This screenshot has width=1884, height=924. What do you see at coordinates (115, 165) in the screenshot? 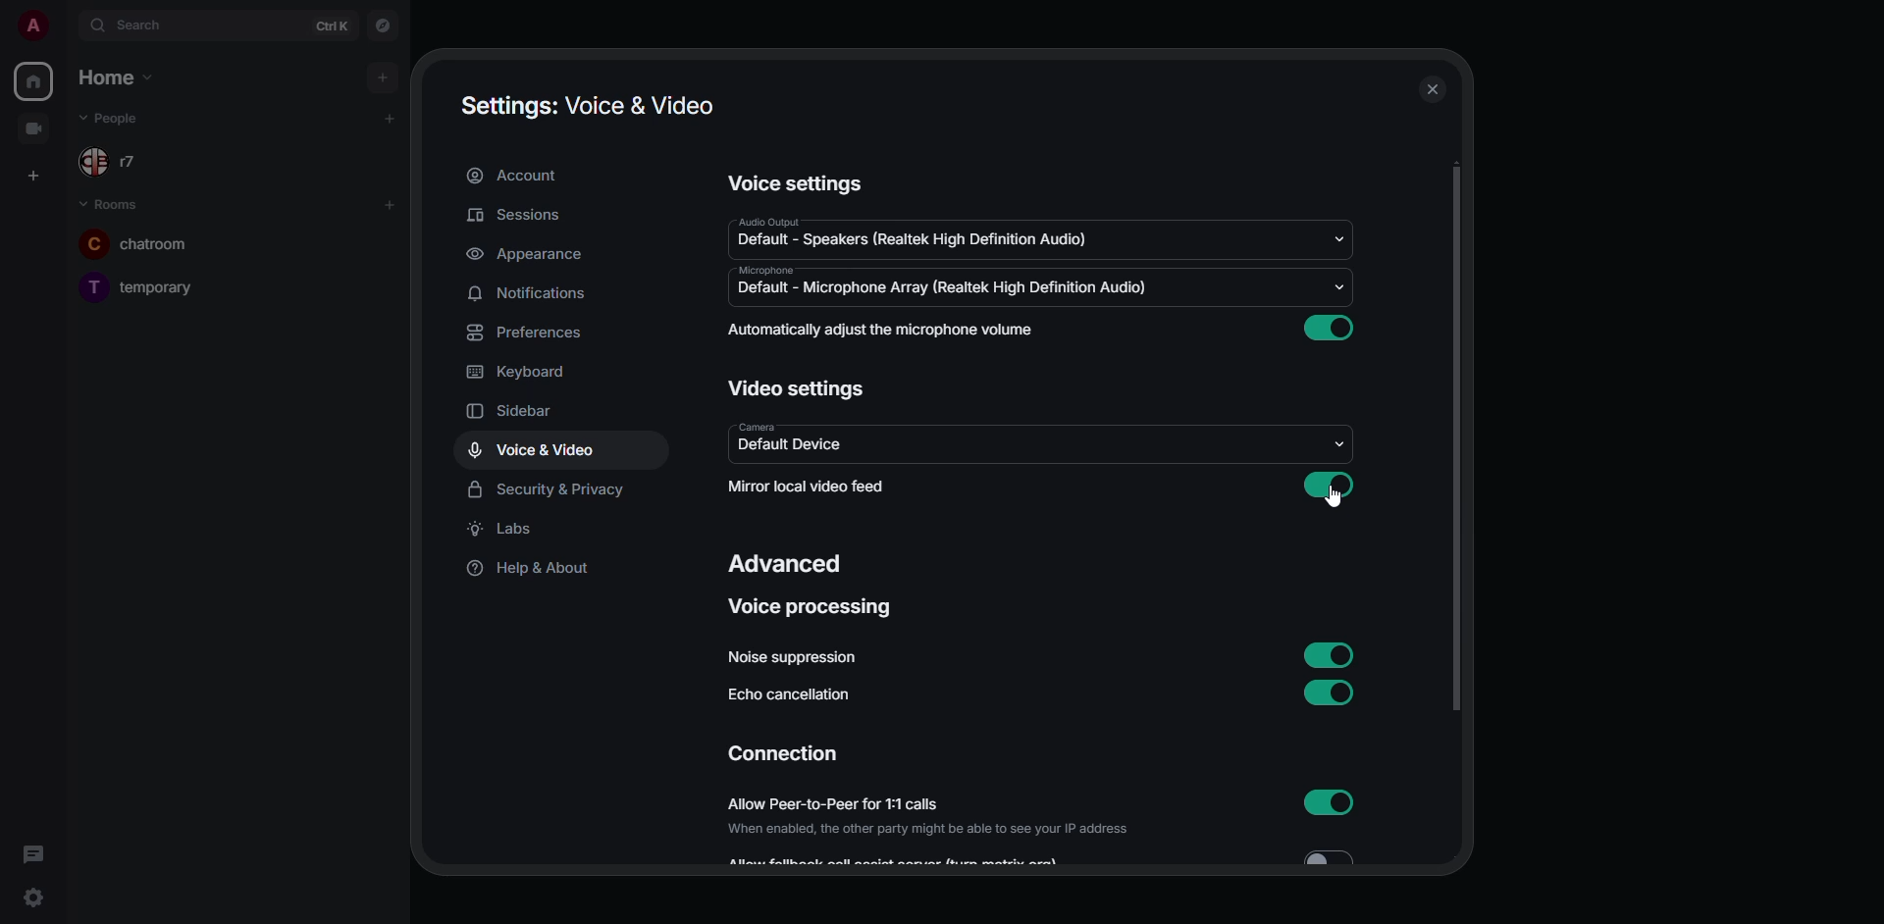
I see `r7` at bounding box center [115, 165].